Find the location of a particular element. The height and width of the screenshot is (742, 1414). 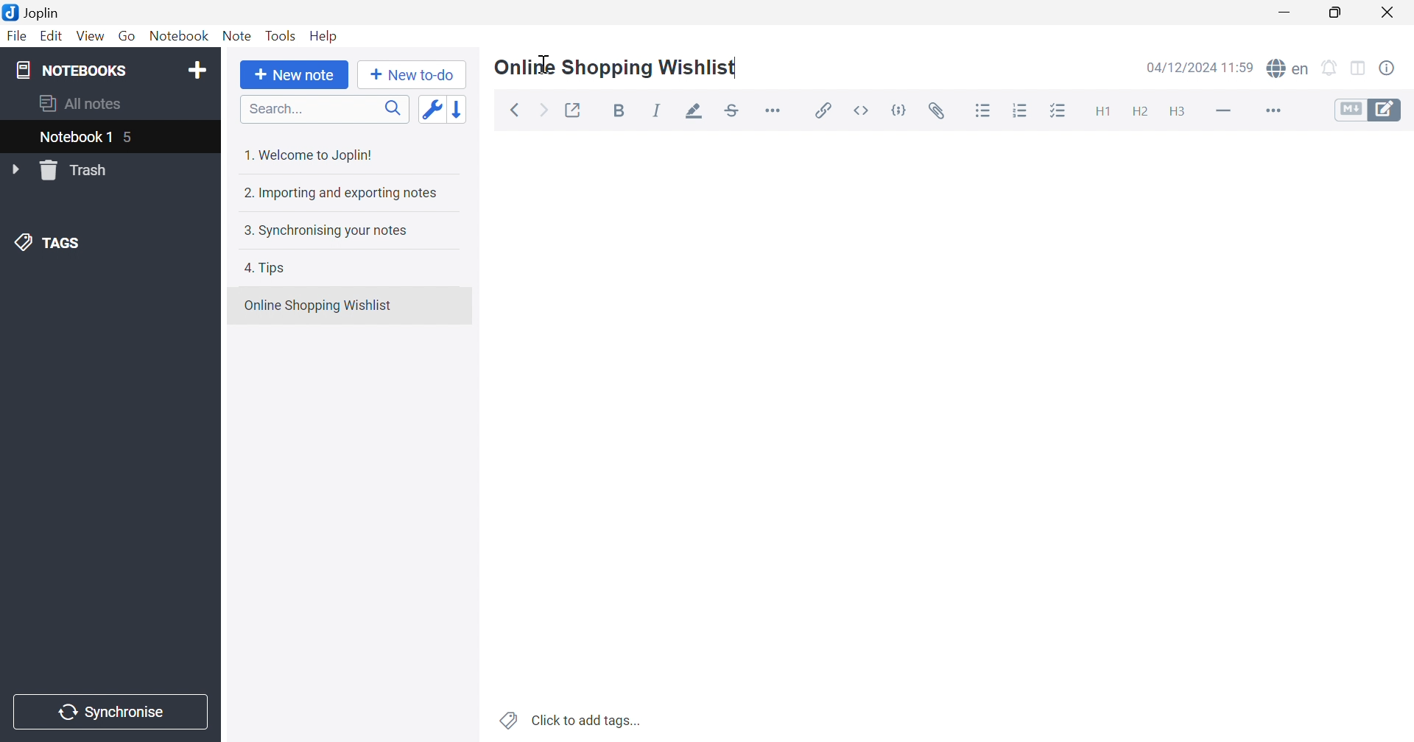

Toggle external editing is located at coordinates (576, 110).